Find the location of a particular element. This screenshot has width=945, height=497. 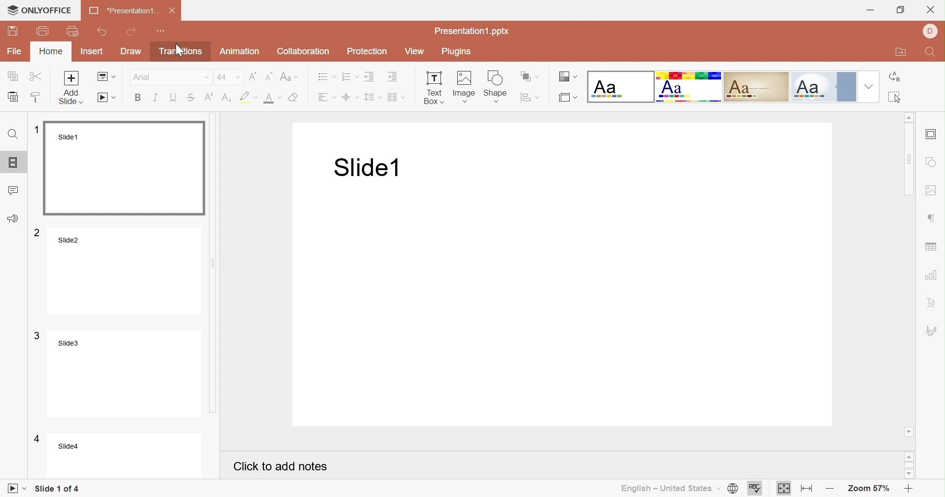

Underline is located at coordinates (174, 98).